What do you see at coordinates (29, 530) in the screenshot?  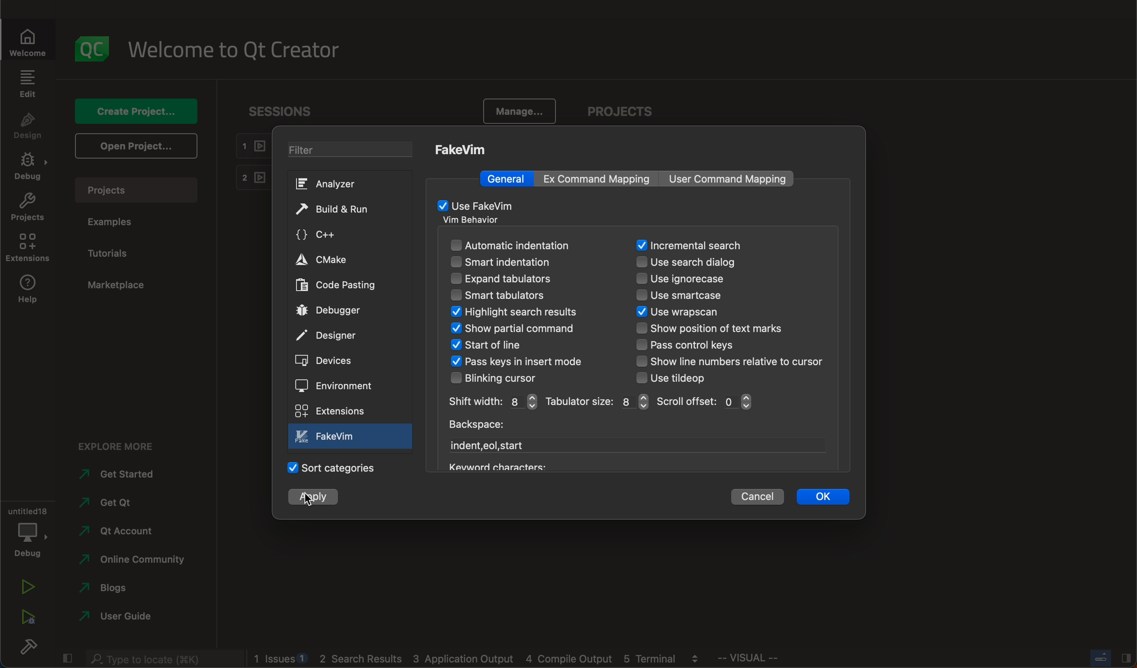 I see `debug` at bounding box center [29, 530].